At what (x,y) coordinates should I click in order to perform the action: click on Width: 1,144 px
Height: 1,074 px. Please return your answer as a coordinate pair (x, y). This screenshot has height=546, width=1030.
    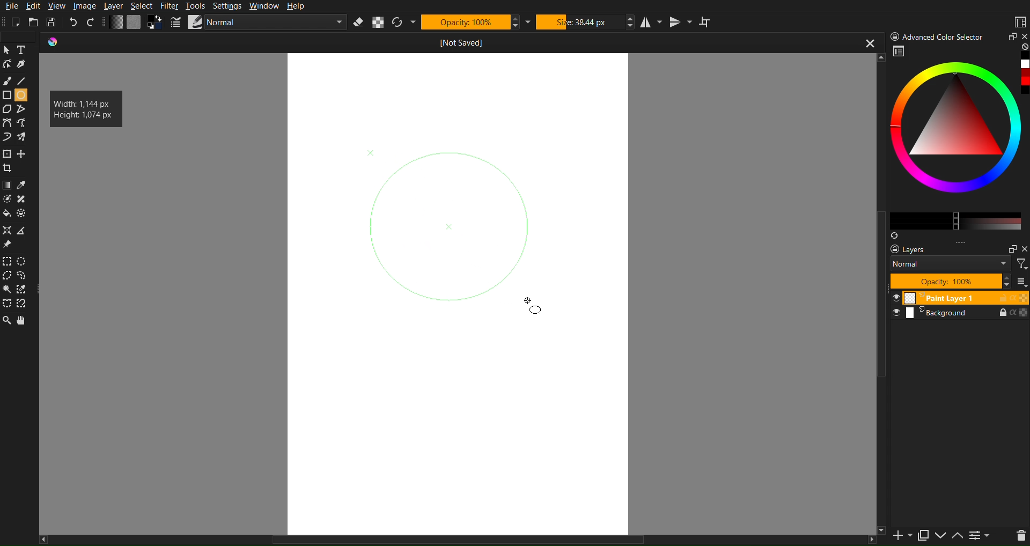
    Looking at the image, I should click on (88, 109).